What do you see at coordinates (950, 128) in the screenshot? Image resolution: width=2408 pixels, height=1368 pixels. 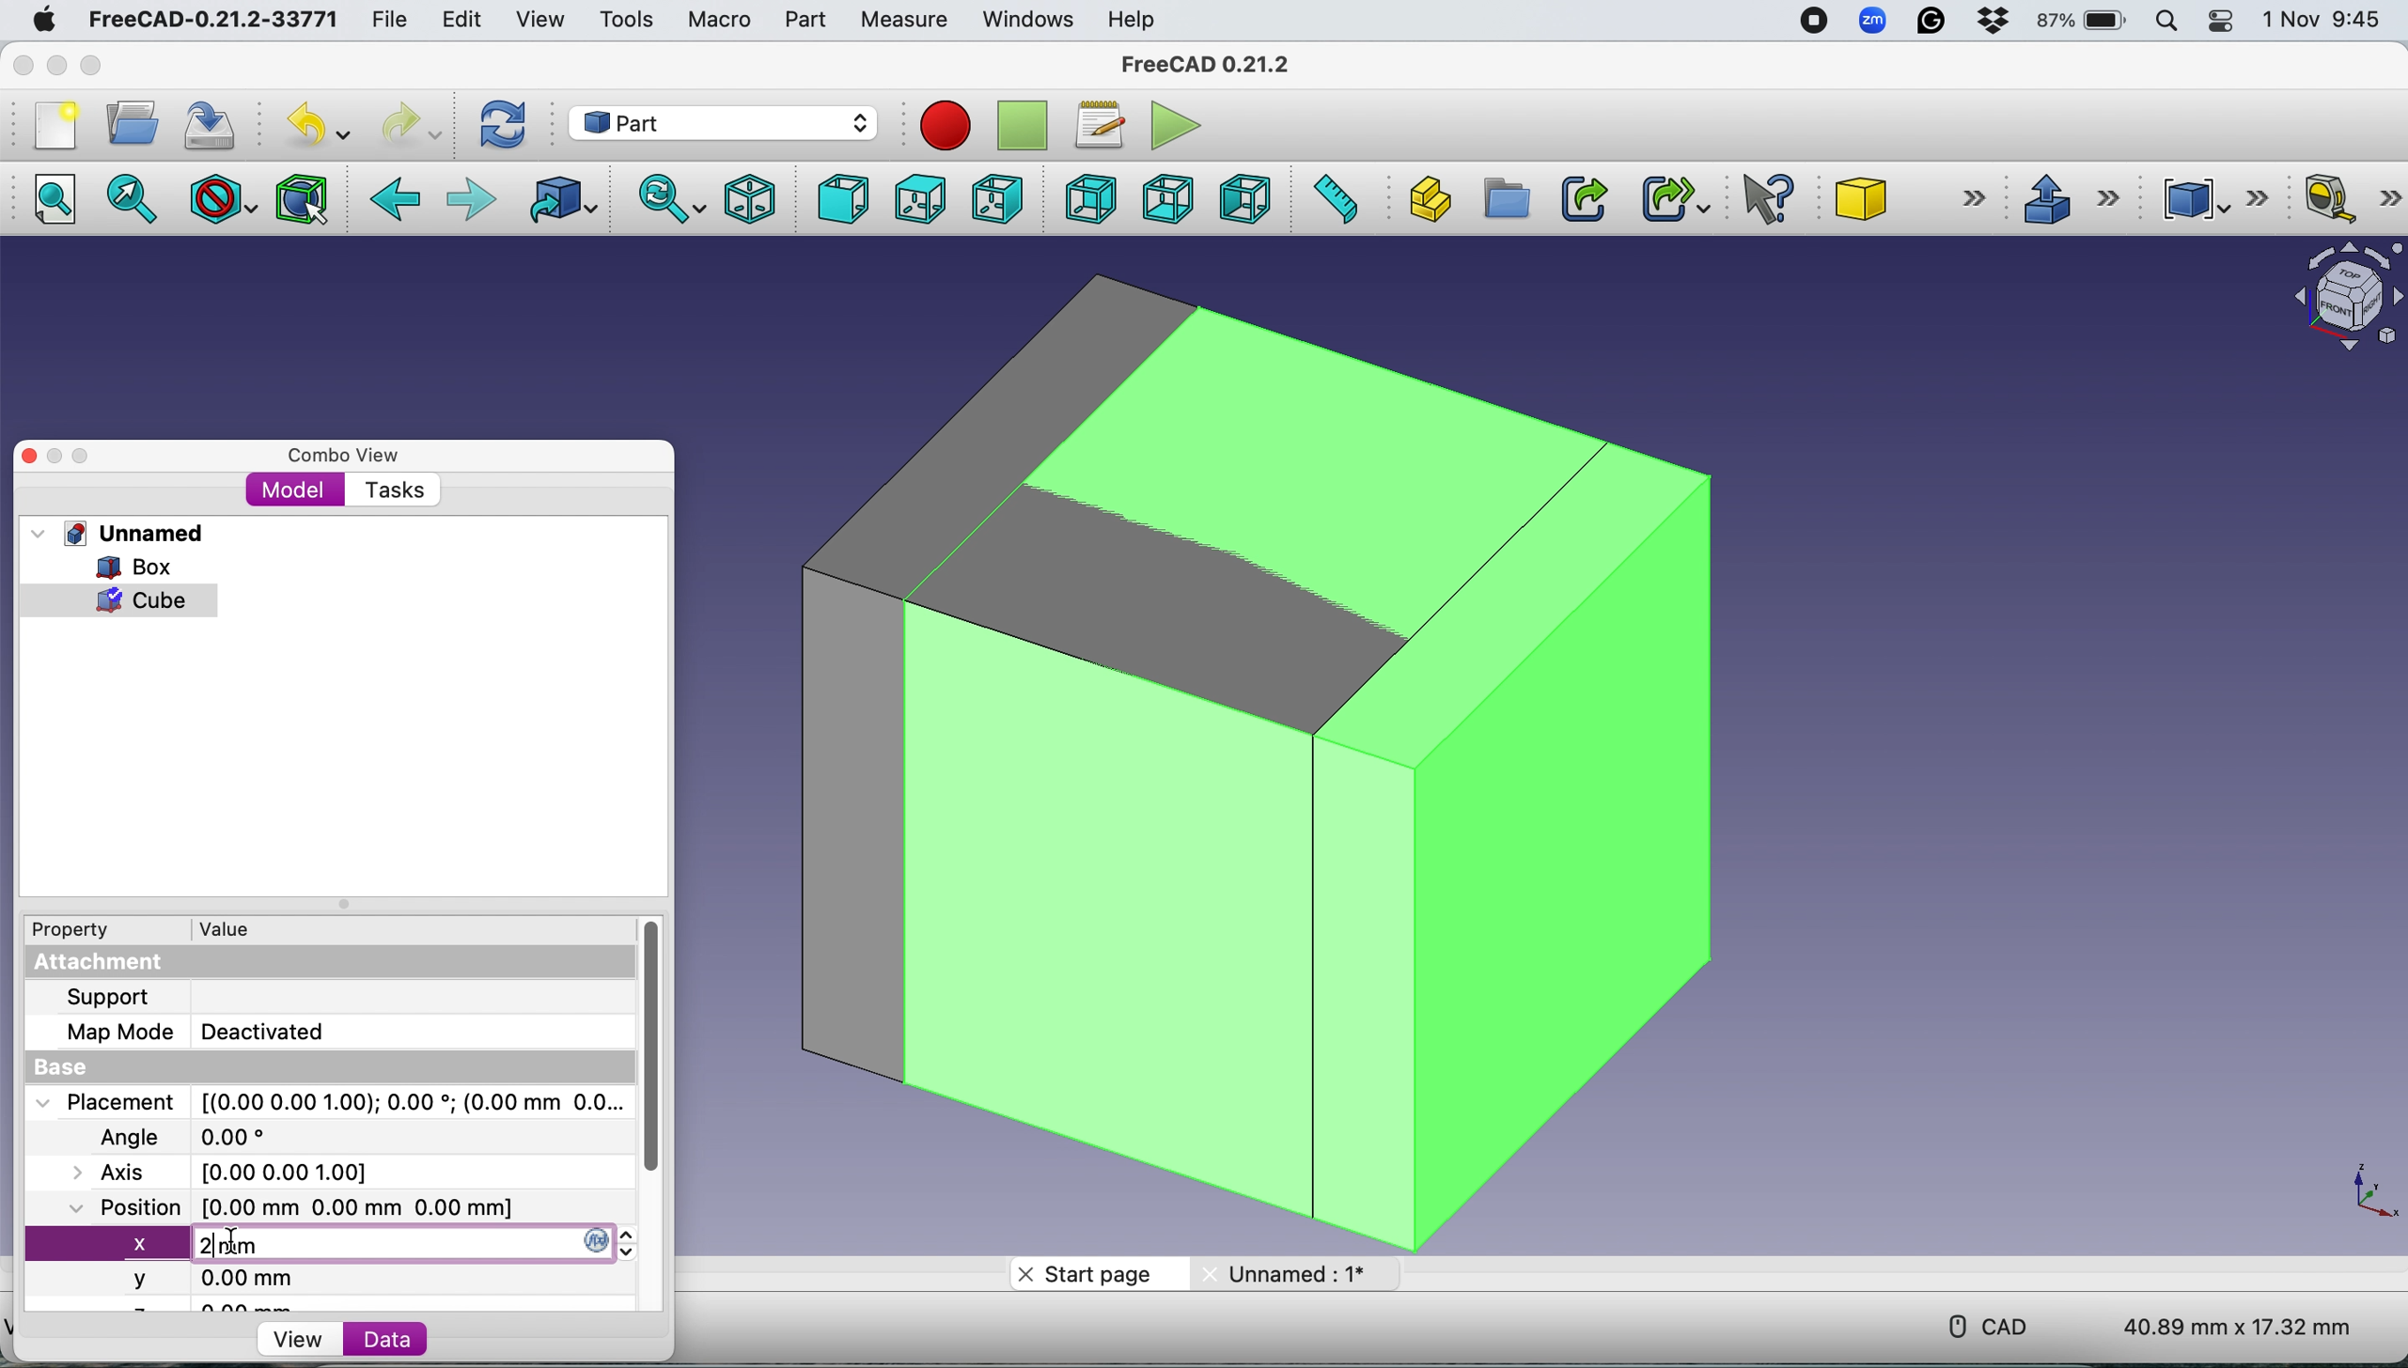 I see `Record macros` at bounding box center [950, 128].